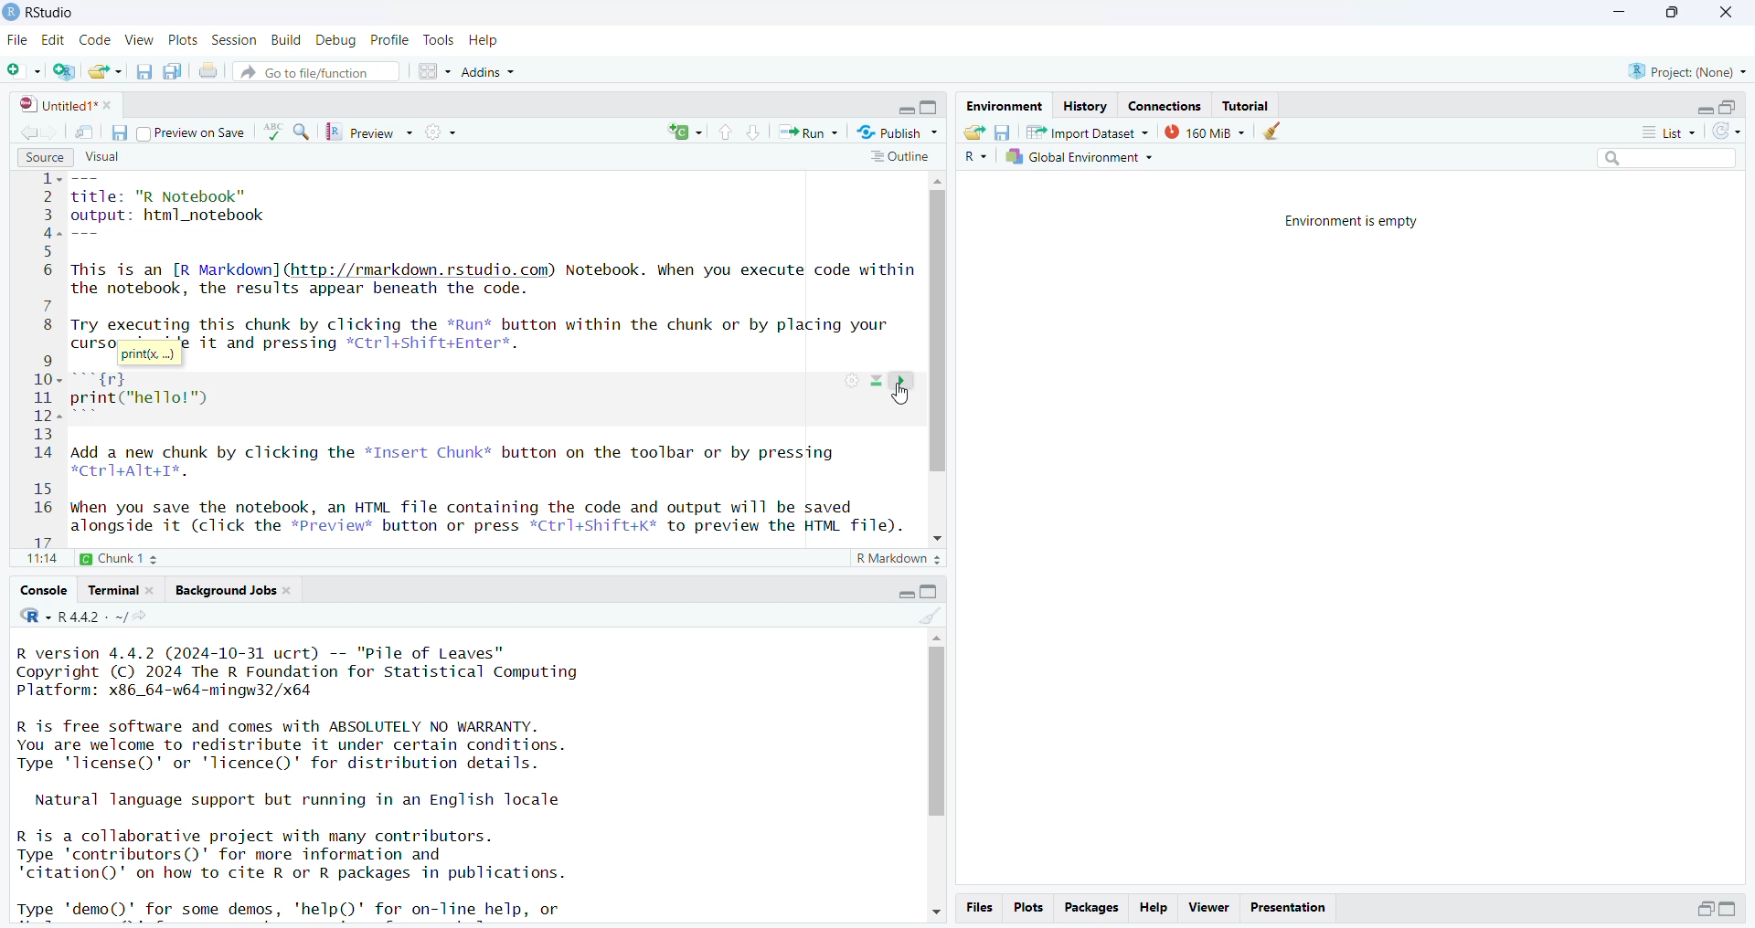 The height and width of the screenshot is (928, 1755). I want to click on 11:14, so click(40, 560).